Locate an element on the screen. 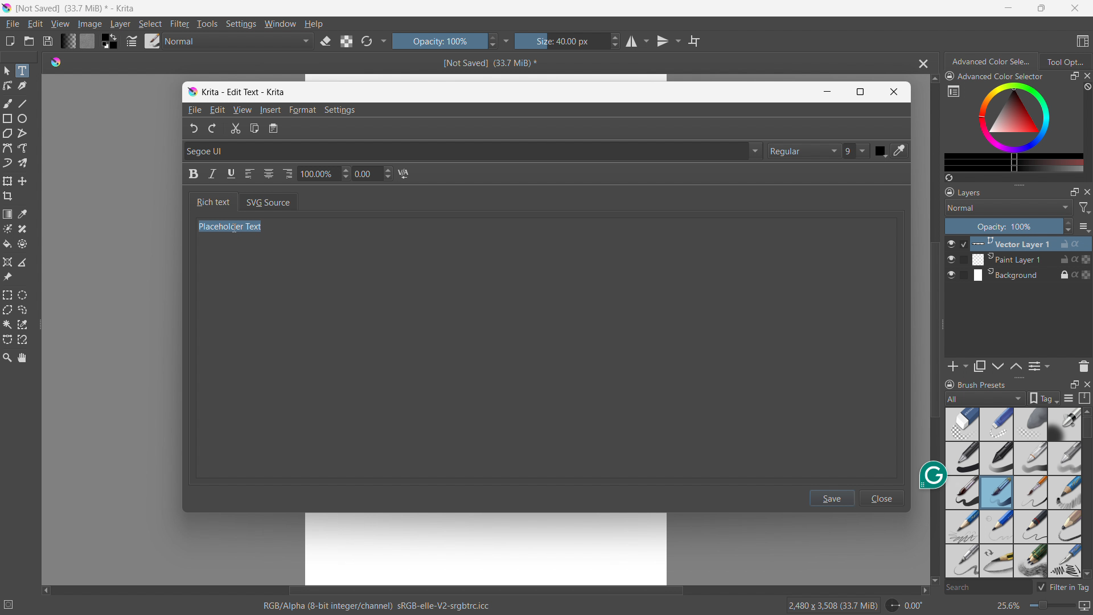 This screenshot has height=615, width=1093. pencil is located at coordinates (1064, 561).